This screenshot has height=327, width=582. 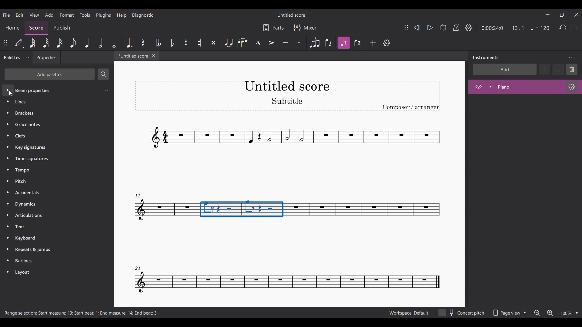 What do you see at coordinates (577, 313) in the screenshot?
I see `Zoom options` at bounding box center [577, 313].